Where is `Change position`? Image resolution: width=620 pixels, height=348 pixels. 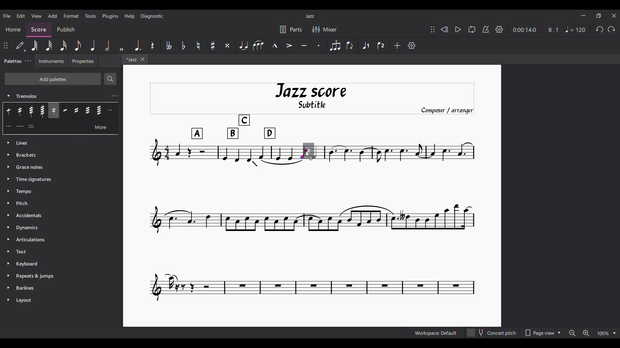
Change position is located at coordinates (433, 29).